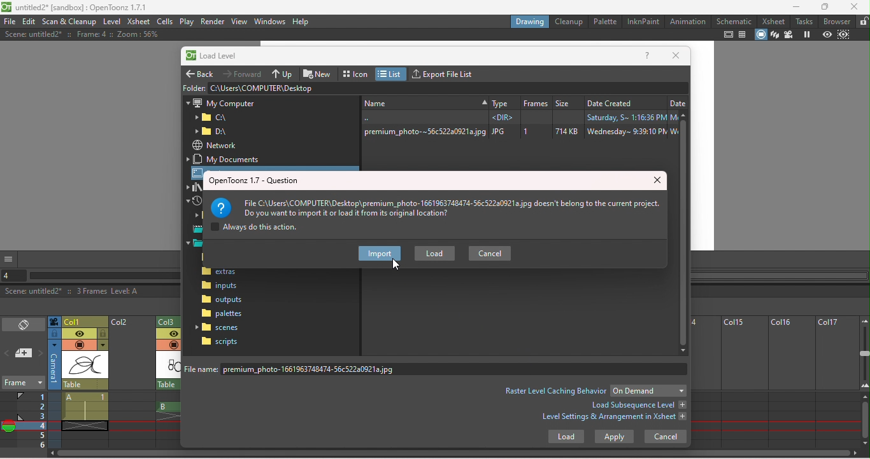 This screenshot has height=459, width=870. I want to click on Camera view, so click(788, 35).